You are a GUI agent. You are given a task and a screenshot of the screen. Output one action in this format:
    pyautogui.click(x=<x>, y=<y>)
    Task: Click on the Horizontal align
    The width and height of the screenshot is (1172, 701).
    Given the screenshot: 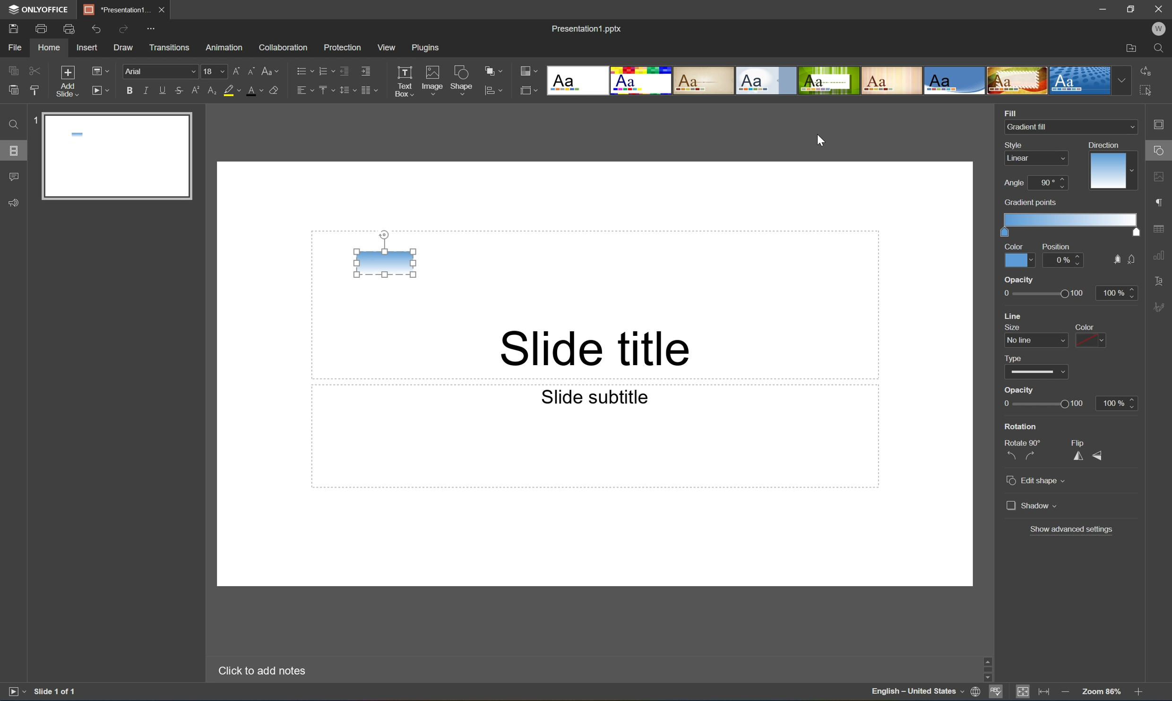 What is the action you would take?
    pyautogui.click(x=305, y=91)
    